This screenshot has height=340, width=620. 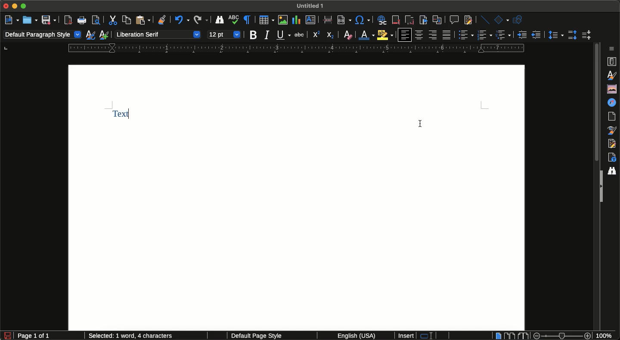 What do you see at coordinates (367, 34) in the screenshot?
I see `Selecting font color` at bounding box center [367, 34].